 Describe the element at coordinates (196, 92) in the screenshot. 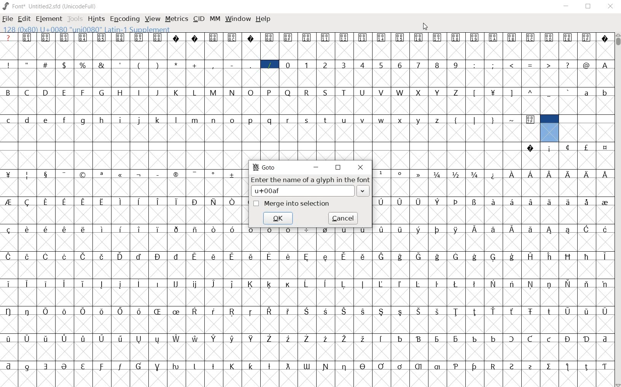

I see `L` at that location.